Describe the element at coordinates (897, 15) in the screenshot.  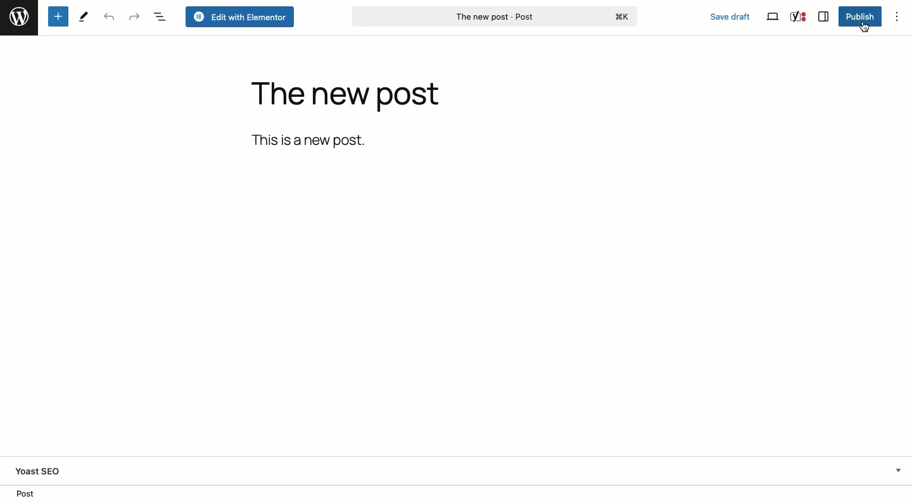
I see `Options` at that location.